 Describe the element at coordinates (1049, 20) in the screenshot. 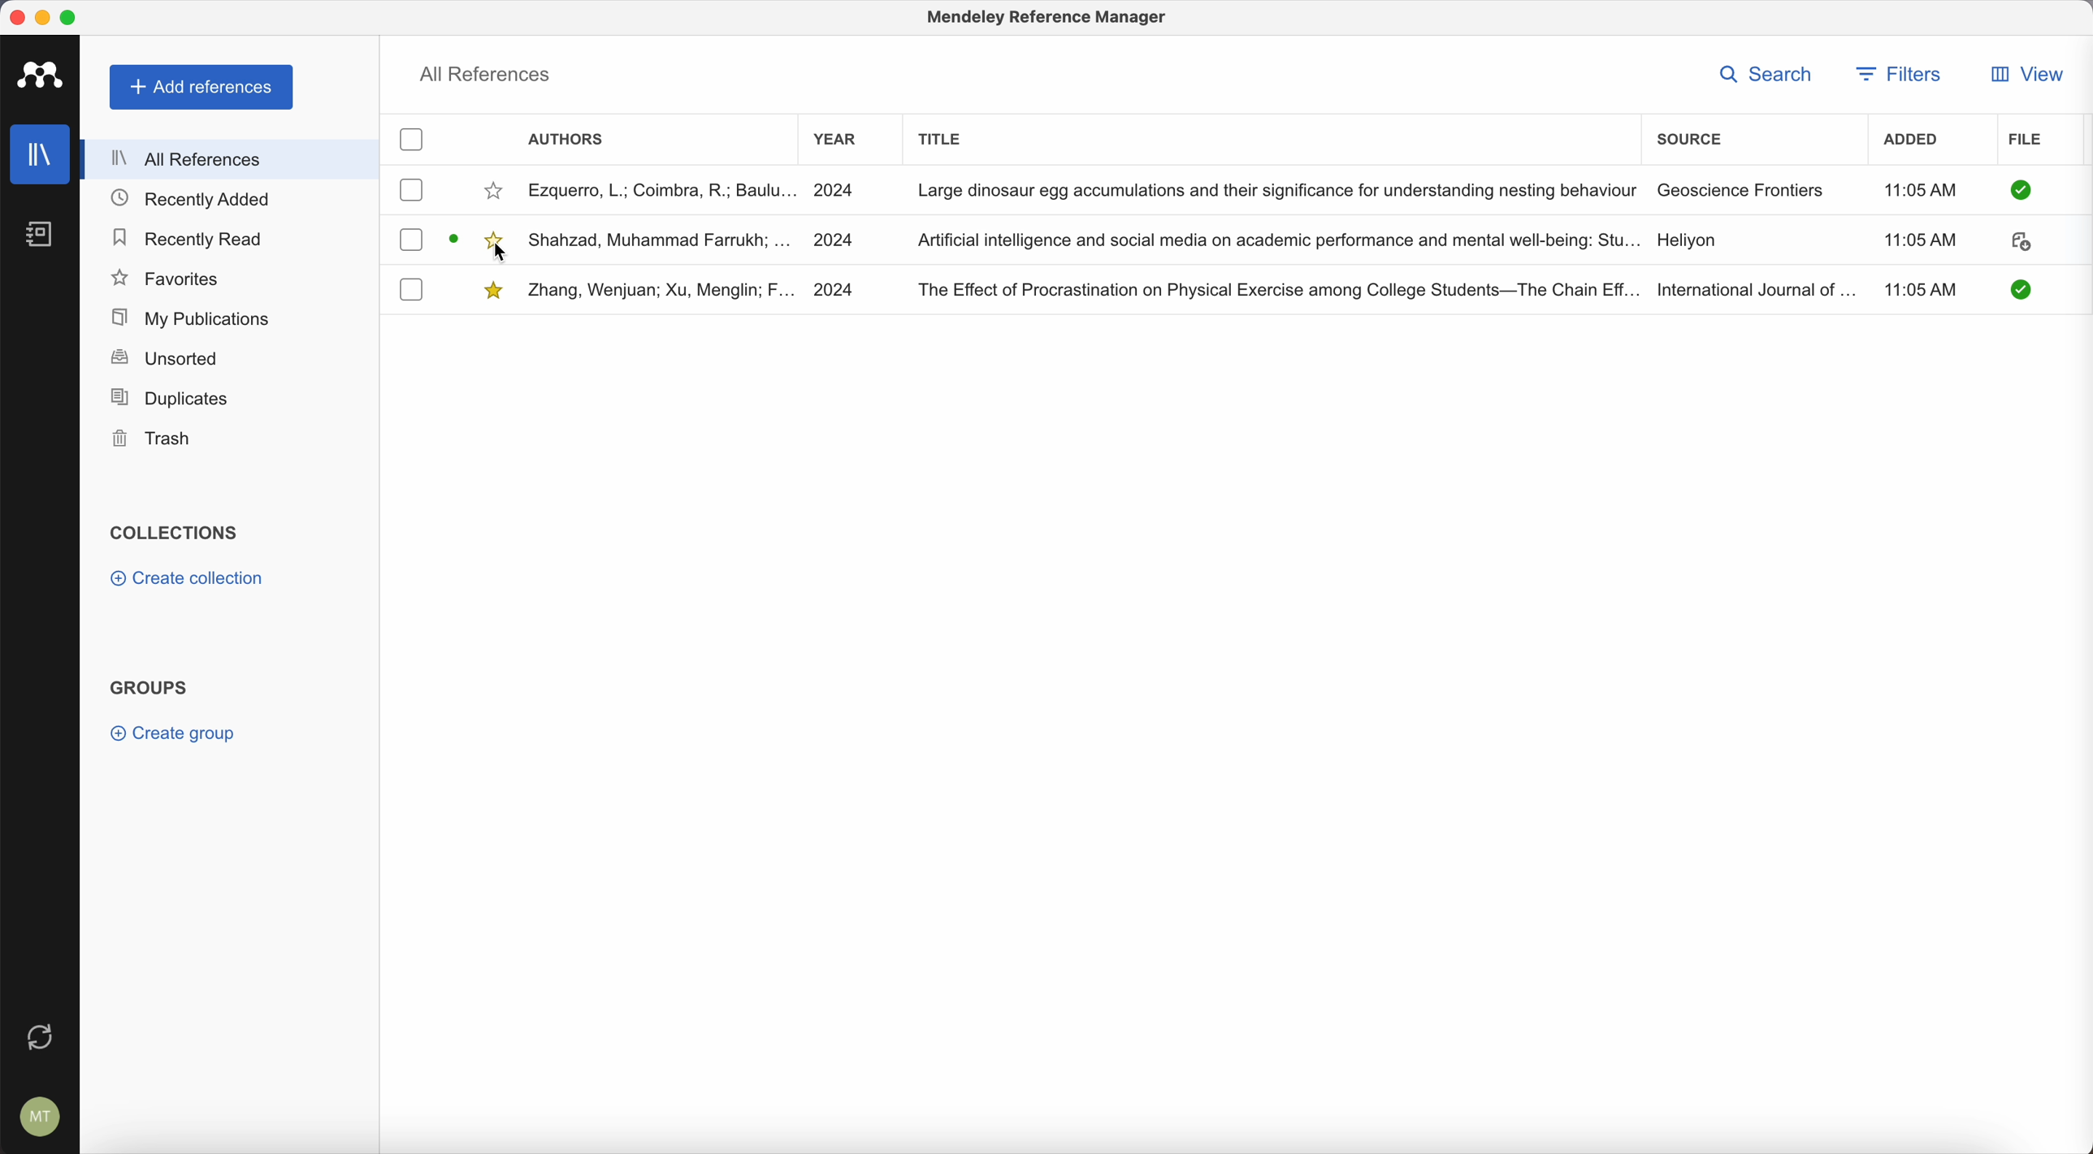

I see `Mendeley reference manager` at that location.